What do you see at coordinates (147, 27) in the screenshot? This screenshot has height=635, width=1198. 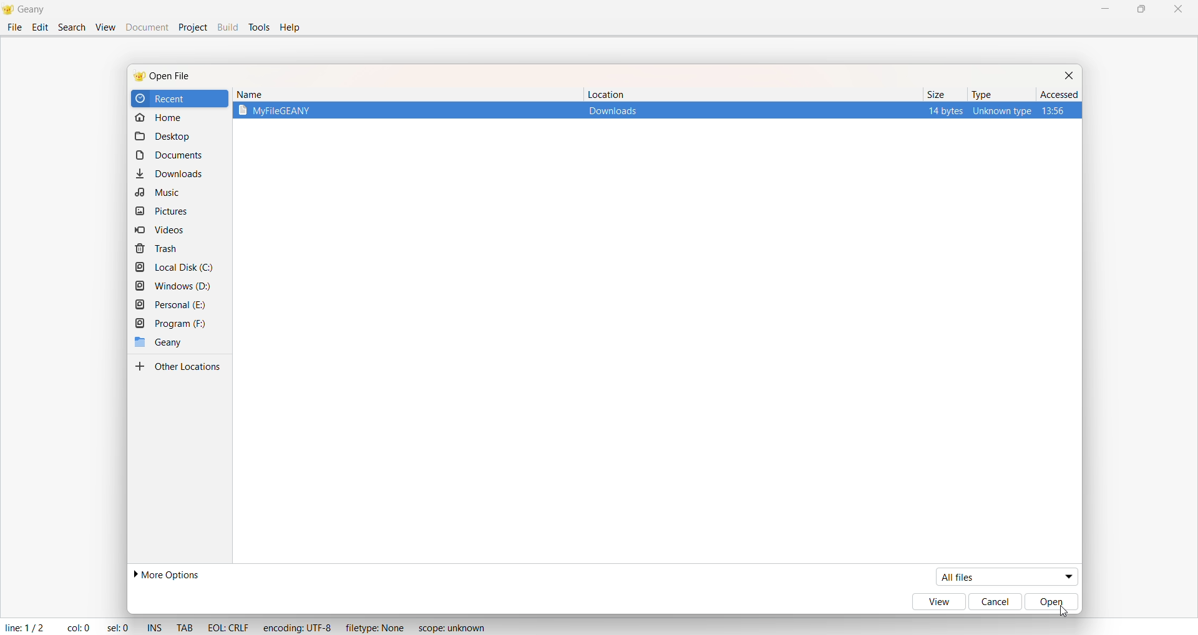 I see `Document` at bounding box center [147, 27].